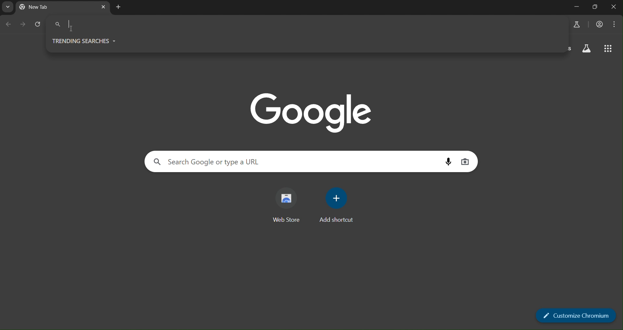 The width and height of the screenshot is (623, 330). Describe the element at coordinates (588, 49) in the screenshot. I see `search labs` at that location.